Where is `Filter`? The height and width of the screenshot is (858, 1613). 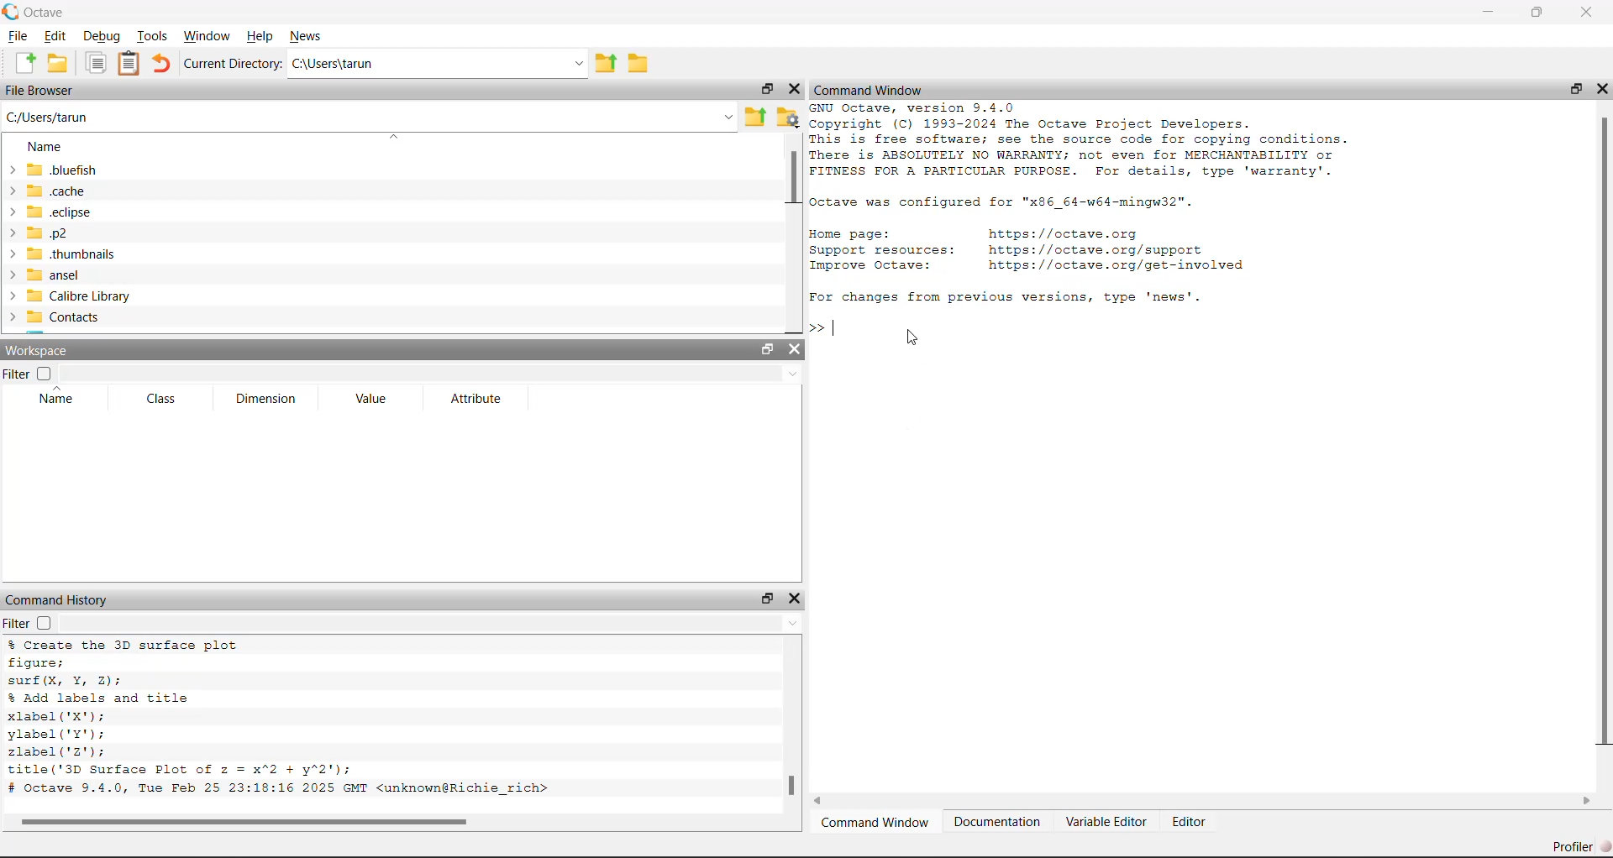
Filter is located at coordinates (16, 374).